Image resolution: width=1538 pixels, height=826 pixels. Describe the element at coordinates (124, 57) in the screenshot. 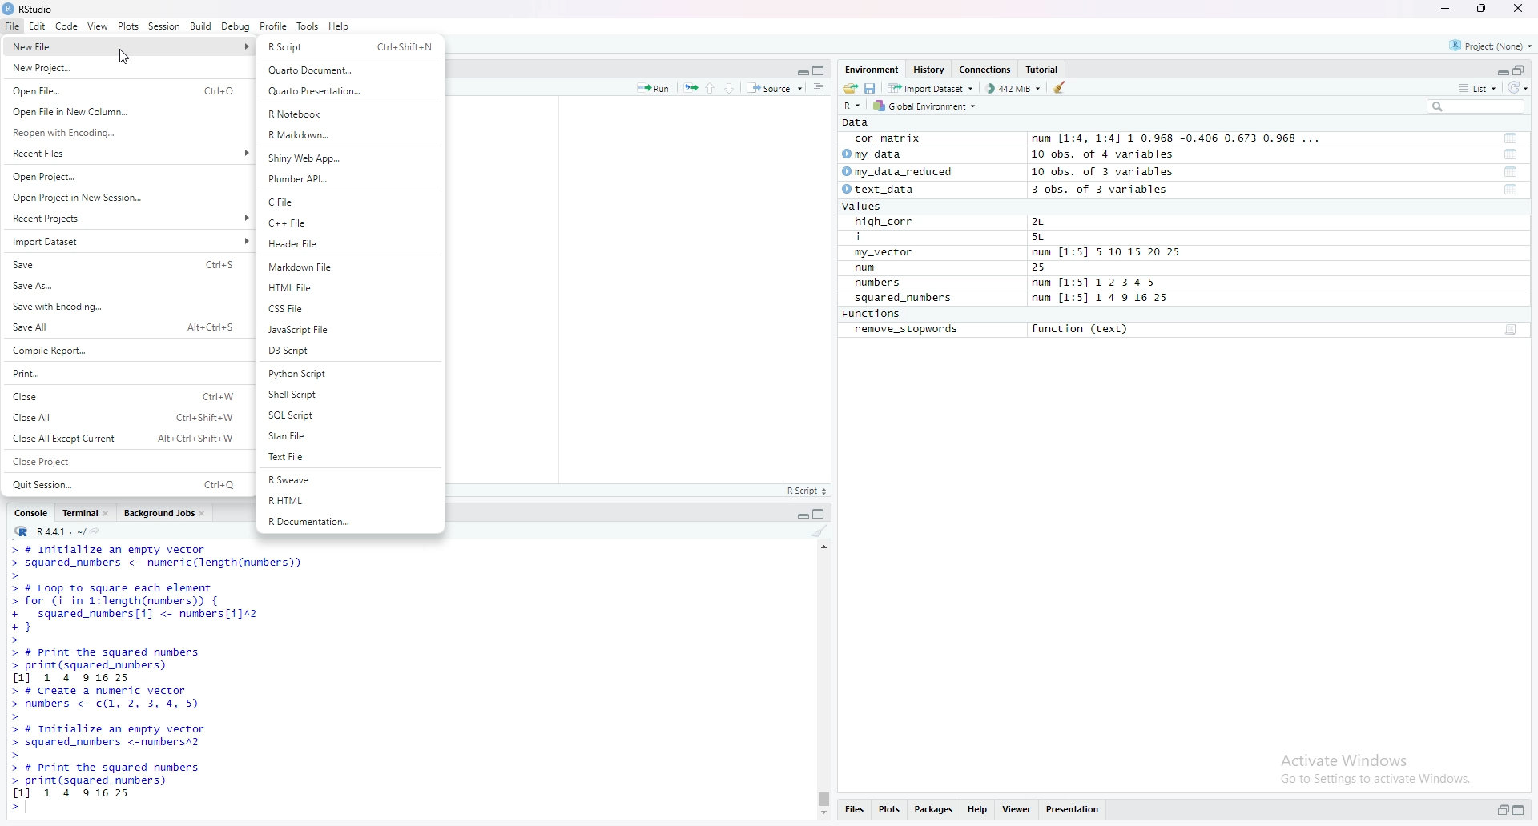

I see `Cursor` at that location.